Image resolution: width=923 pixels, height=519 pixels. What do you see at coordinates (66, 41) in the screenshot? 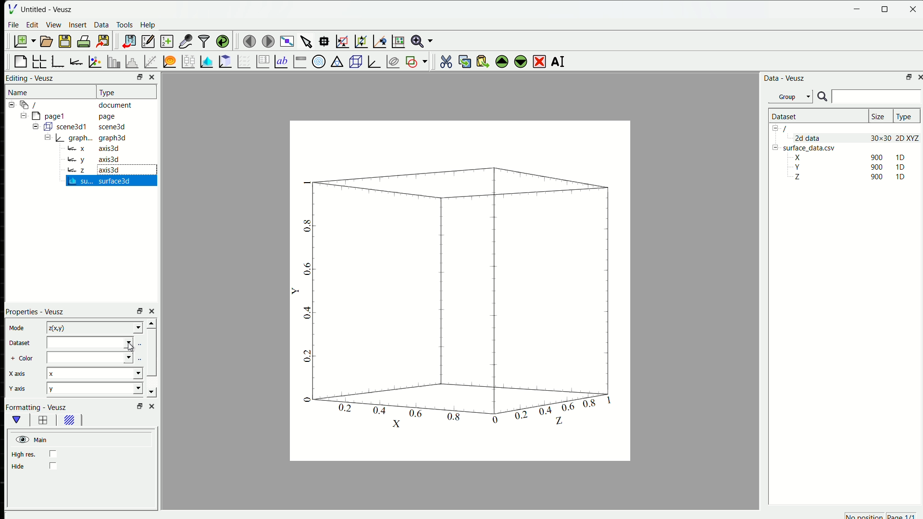
I see `save` at bounding box center [66, 41].